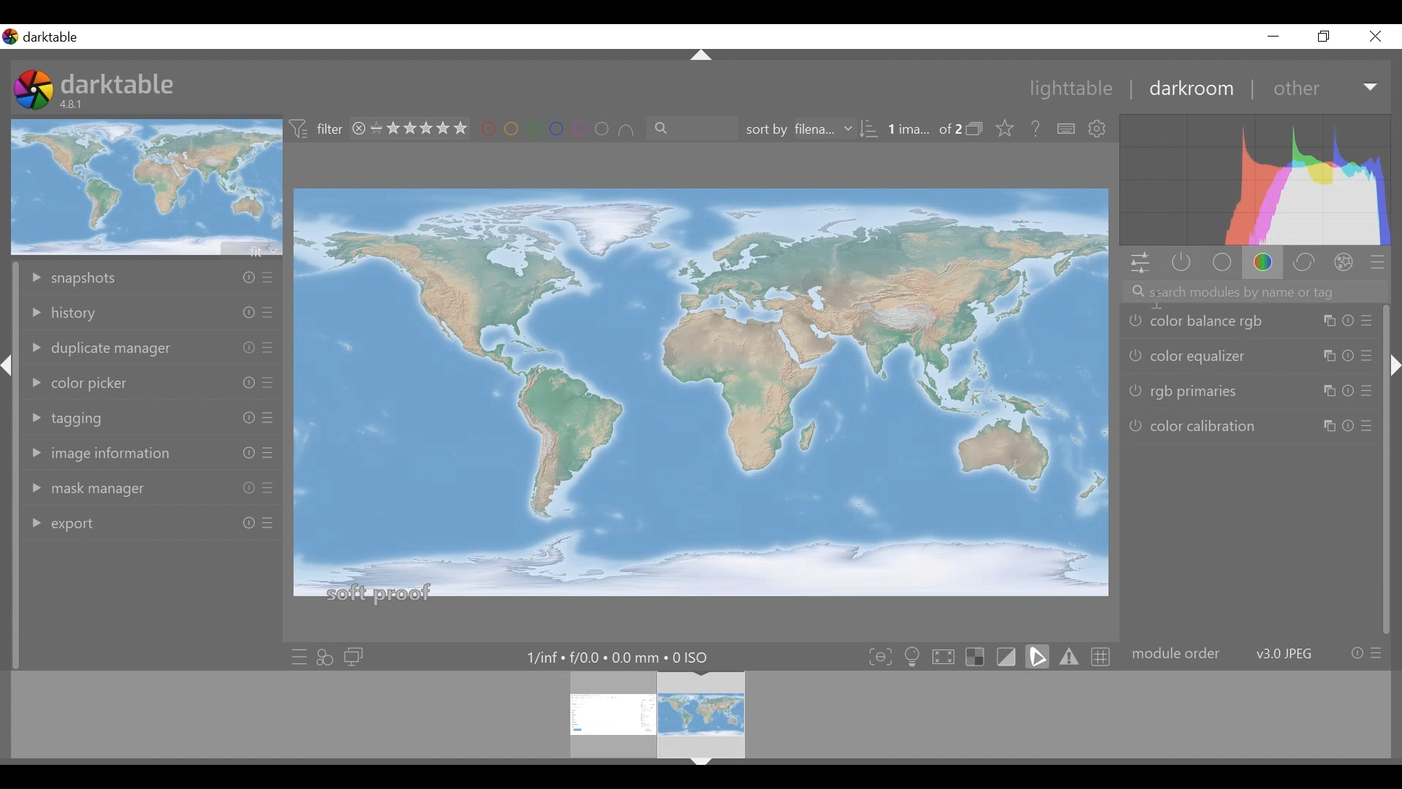  I want to click on , so click(269, 348).